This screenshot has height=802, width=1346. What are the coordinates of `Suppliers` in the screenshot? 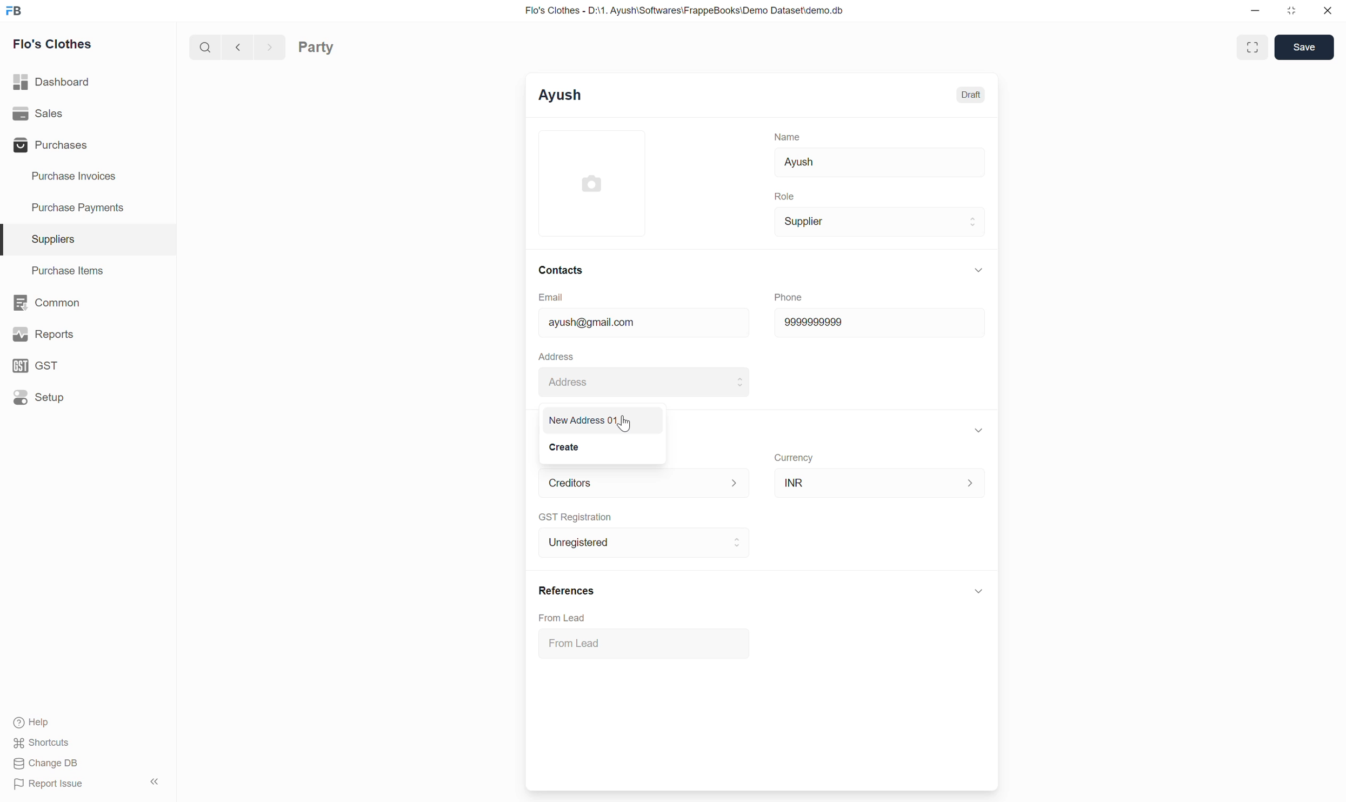 It's located at (88, 240).